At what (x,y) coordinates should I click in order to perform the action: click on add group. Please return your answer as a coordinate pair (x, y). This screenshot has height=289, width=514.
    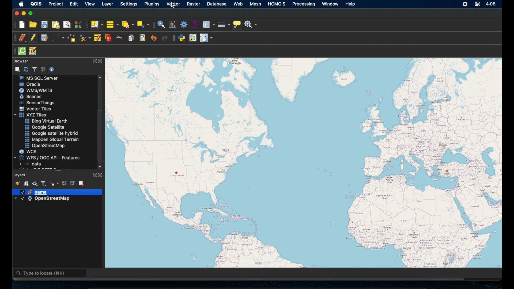
    Looking at the image, I should click on (26, 184).